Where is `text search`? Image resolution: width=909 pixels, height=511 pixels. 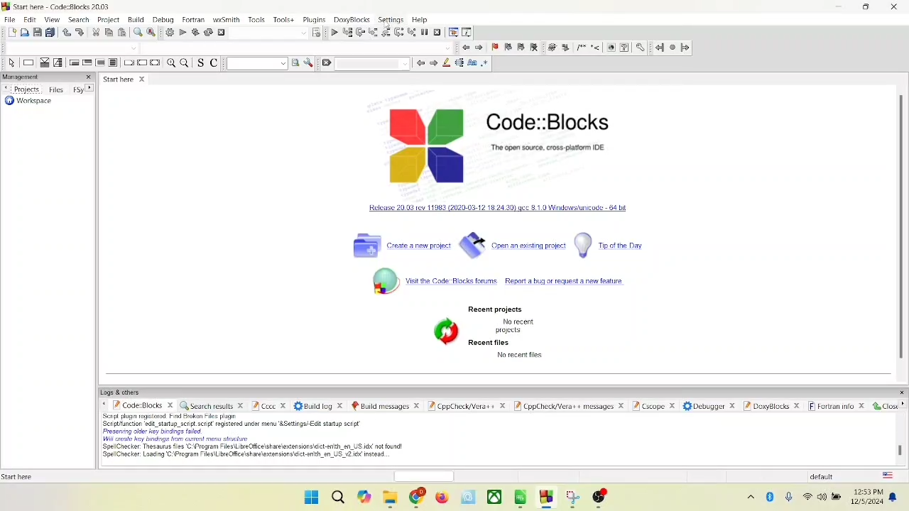
text search is located at coordinates (255, 65).